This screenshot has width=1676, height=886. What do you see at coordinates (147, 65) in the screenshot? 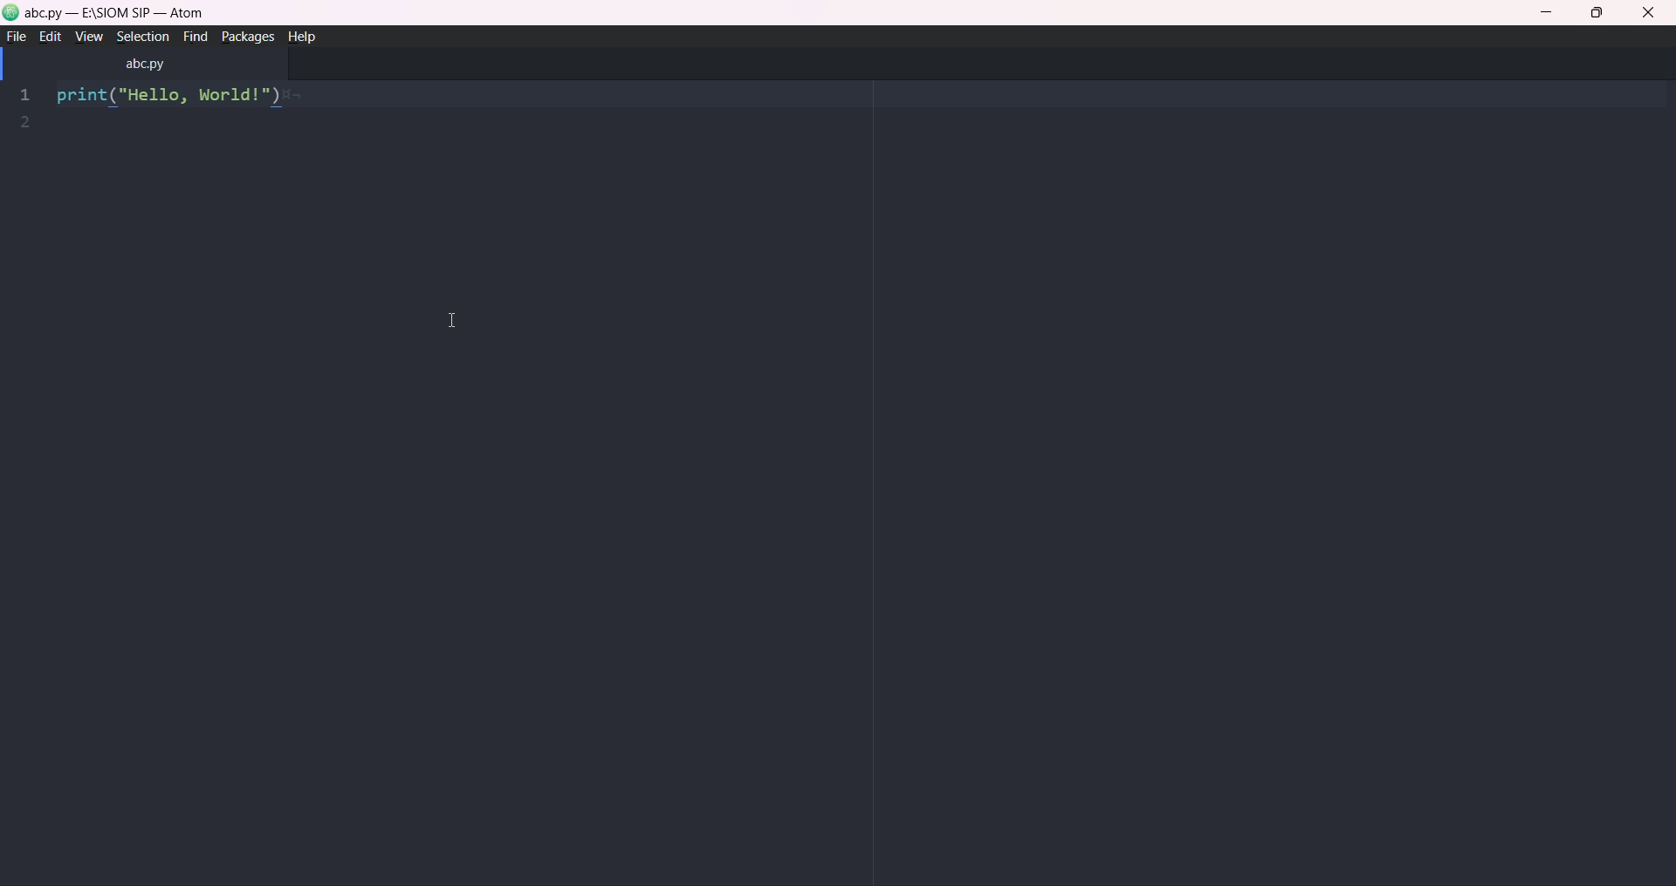
I see `new tab name` at bounding box center [147, 65].